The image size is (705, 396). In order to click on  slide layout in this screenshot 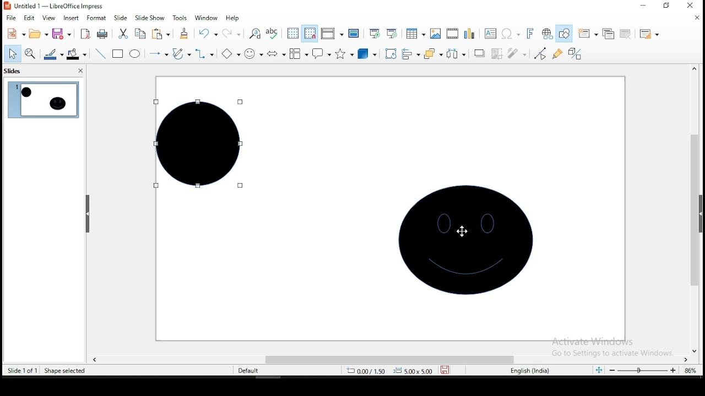, I will do `click(649, 35)`.